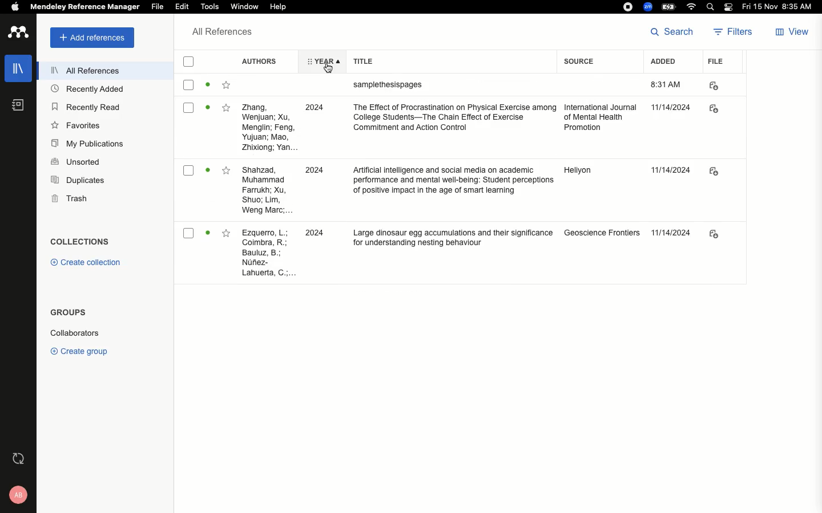 The height and width of the screenshot is (513, 822). Describe the element at coordinates (601, 119) in the screenshot. I see `source` at that location.